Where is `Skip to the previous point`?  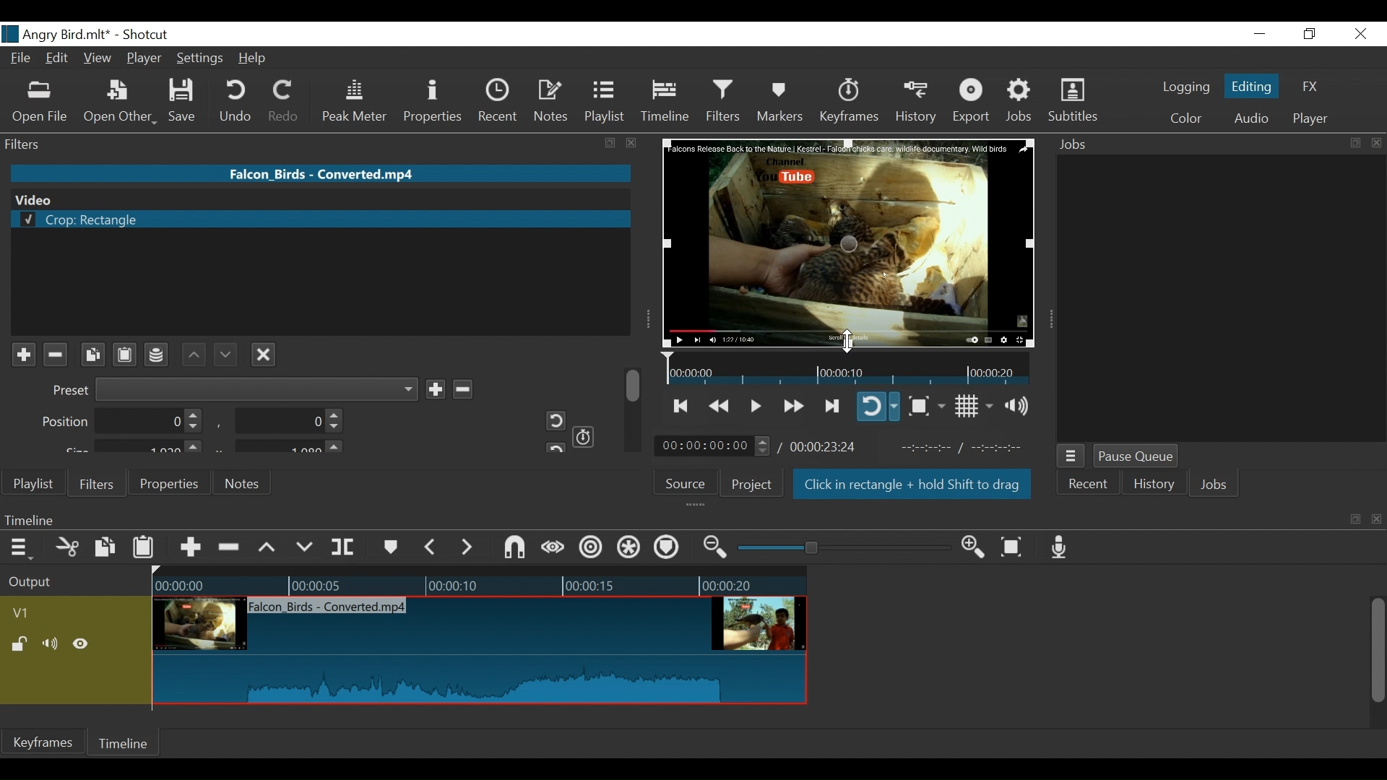 Skip to the previous point is located at coordinates (682, 406).